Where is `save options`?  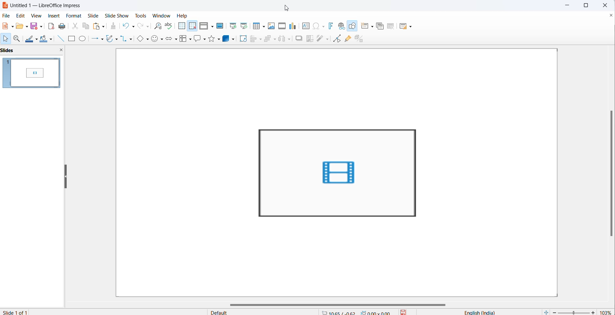 save options is located at coordinates (40, 27).